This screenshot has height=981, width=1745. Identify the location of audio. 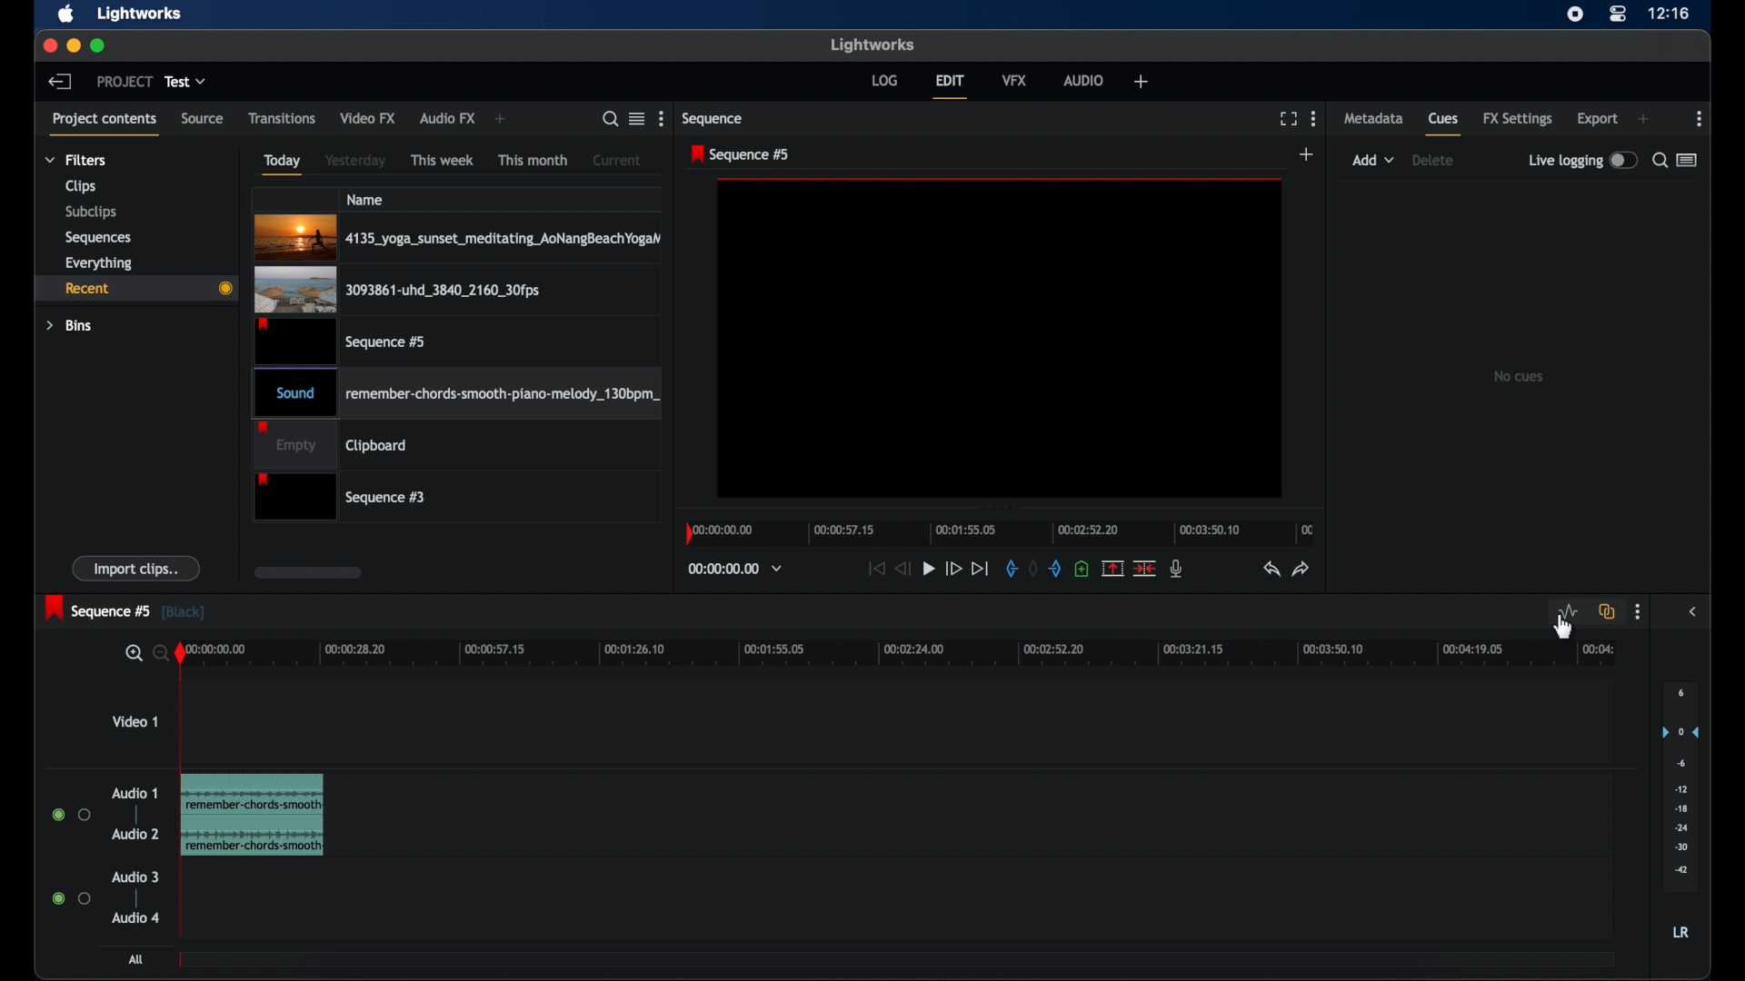
(1083, 79).